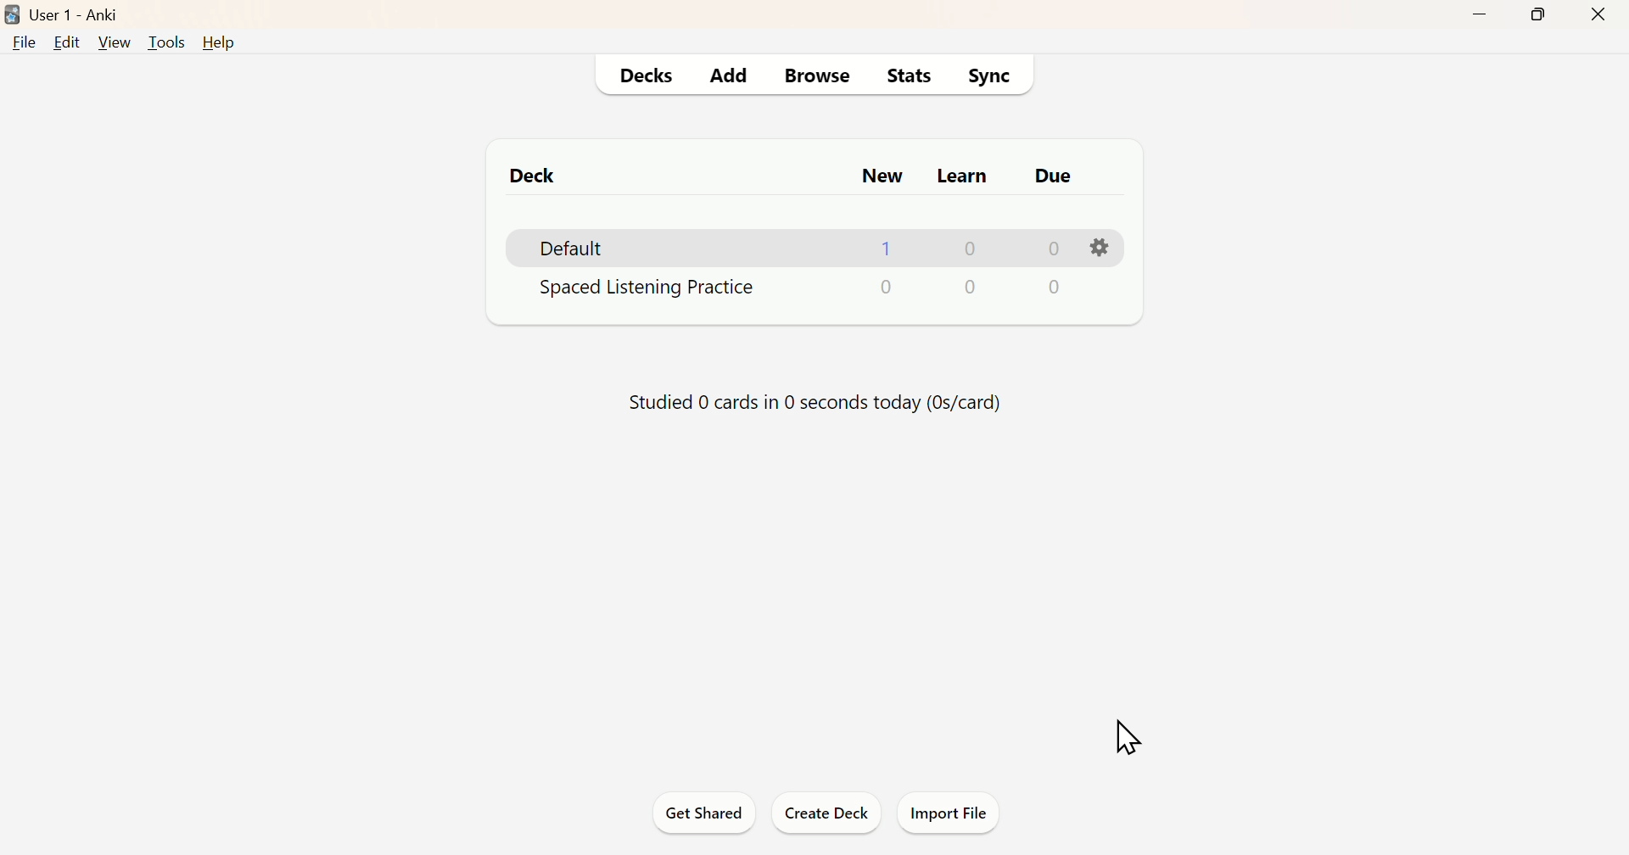 Image resolution: width=1629 pixels, height=855 pixels. I want to click on 0, so click(968, 248).